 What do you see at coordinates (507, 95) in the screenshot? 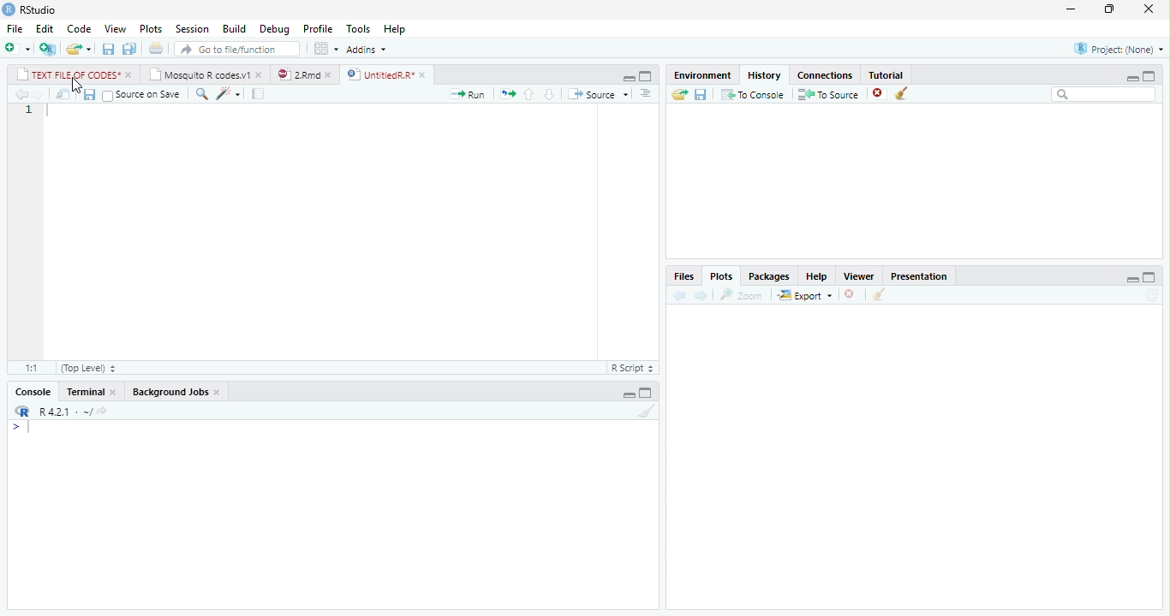
I see `rerun` at bounding box center [507, 95].